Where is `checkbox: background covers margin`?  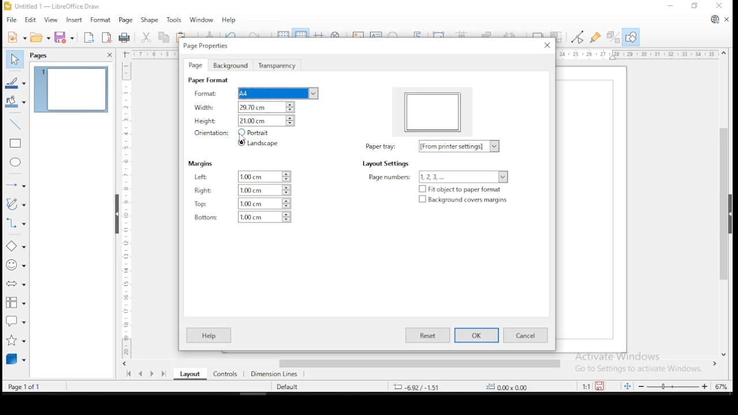
checkbox: background covers margin is located at coordinates (464, 200).